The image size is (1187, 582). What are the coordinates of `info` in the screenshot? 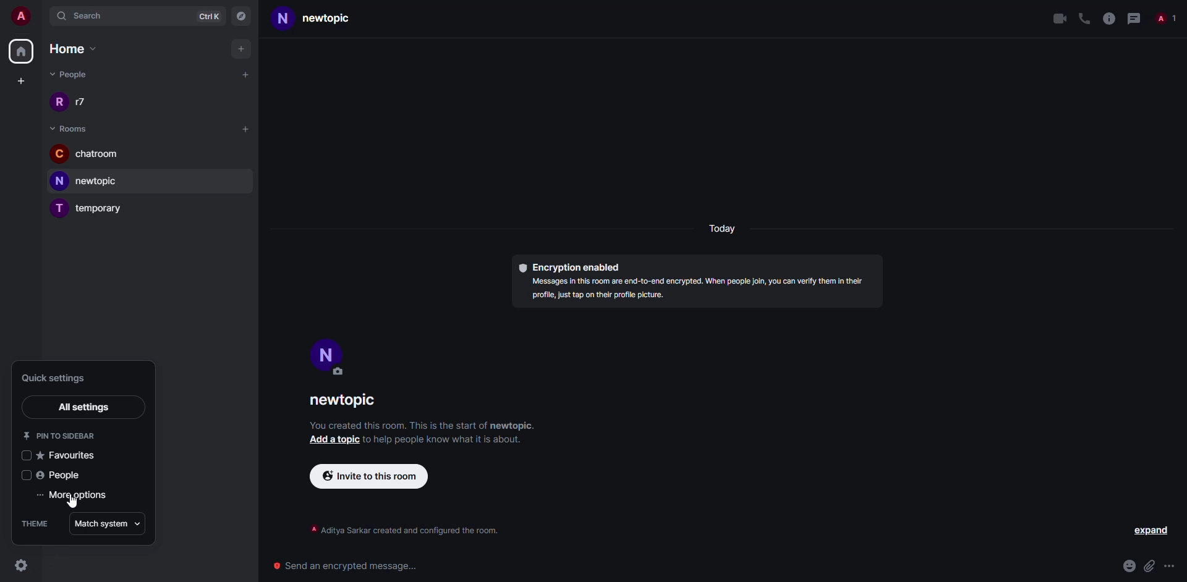 It's located at (696, 288).